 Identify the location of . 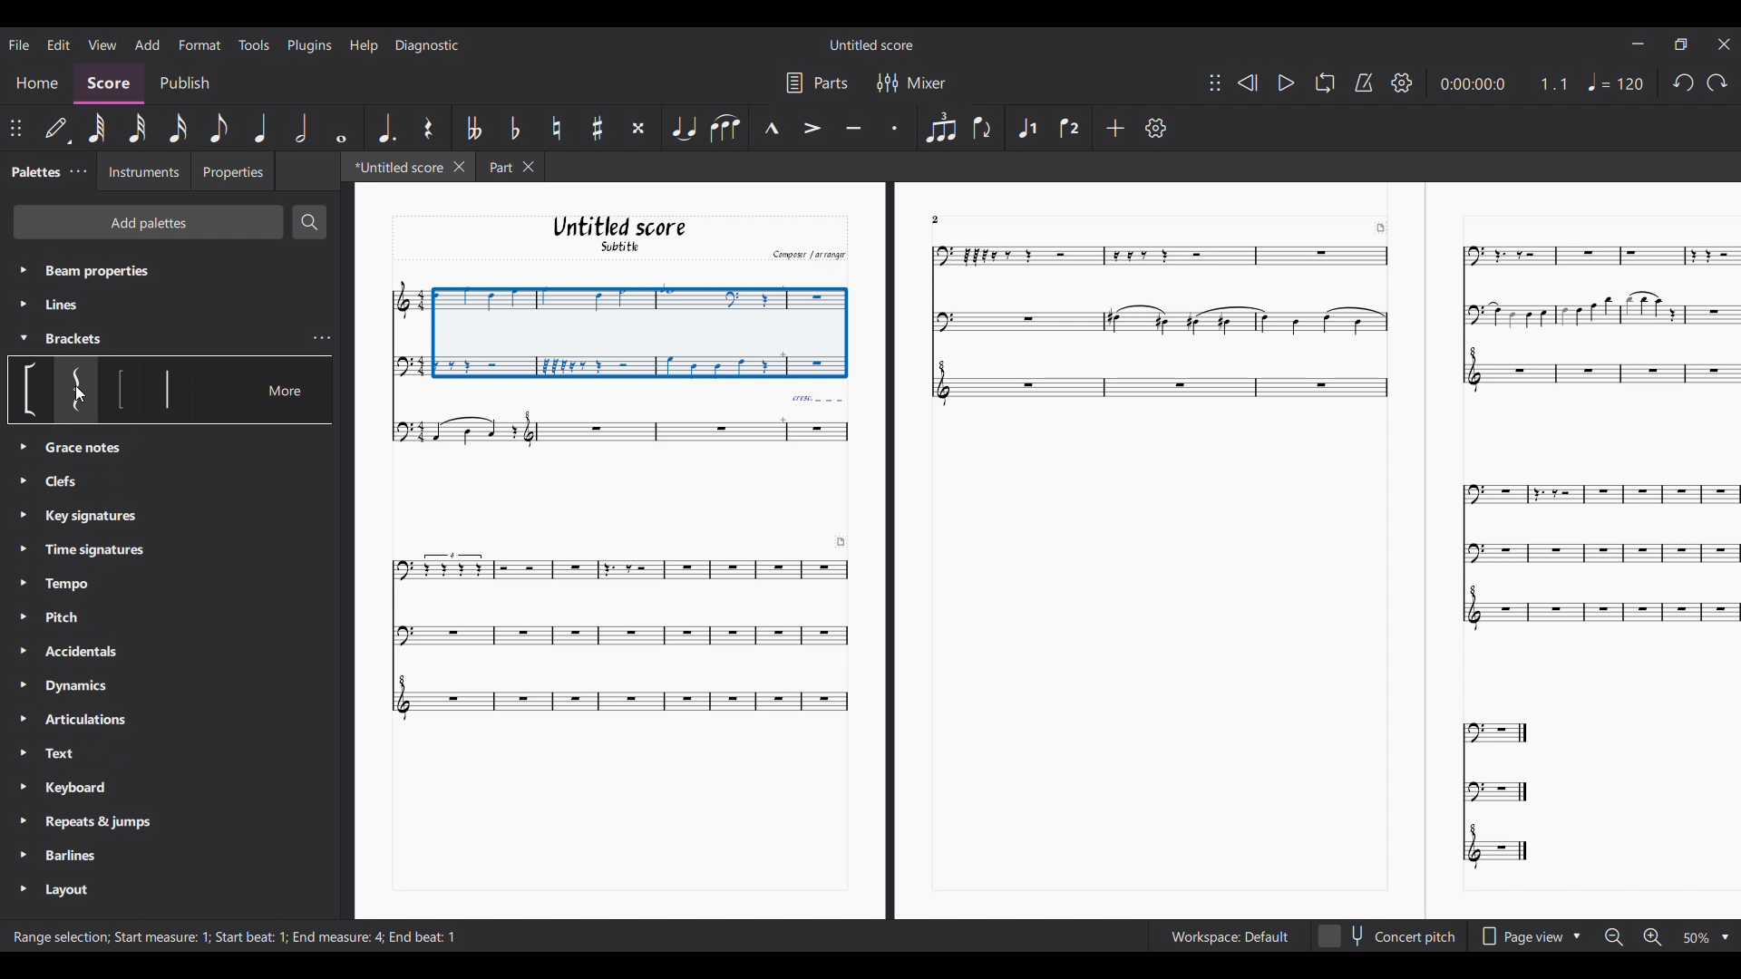
(623, 700).